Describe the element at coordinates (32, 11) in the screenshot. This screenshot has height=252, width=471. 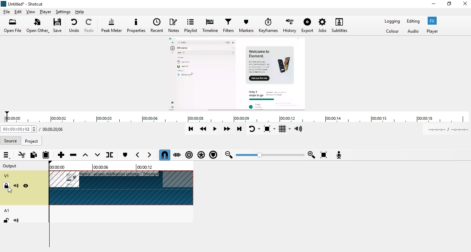
I see `view` at that location.